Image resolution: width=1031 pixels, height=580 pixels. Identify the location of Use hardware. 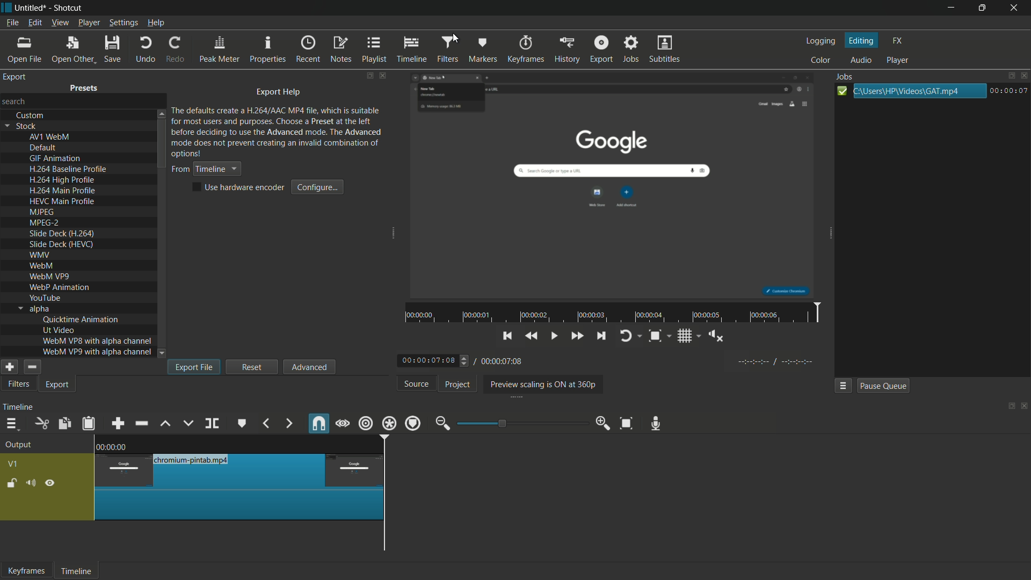
(239, 188).